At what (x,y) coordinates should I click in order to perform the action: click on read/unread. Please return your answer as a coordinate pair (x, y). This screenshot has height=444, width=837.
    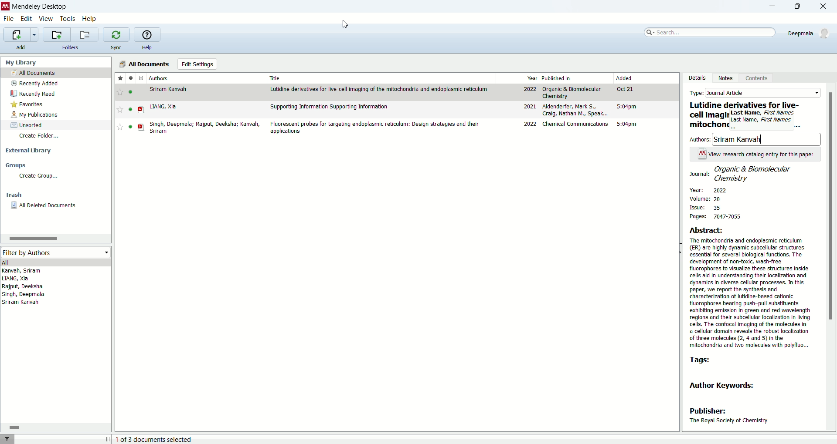
    Looking at the image, I should click on (131, 78).